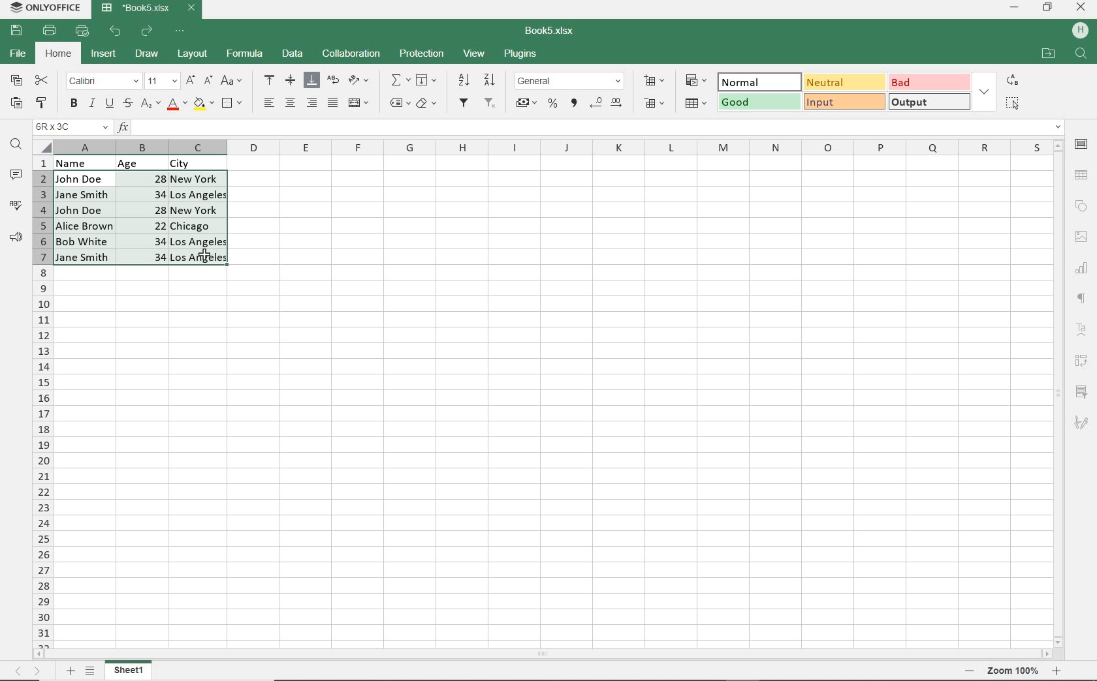 This screenshot has height=681, width=1097. What do you see at coordinates (697, 102) in the screenshot?
I see `FORMAT AS TABLE TEMPLATE` at bounding box center [697, 102].